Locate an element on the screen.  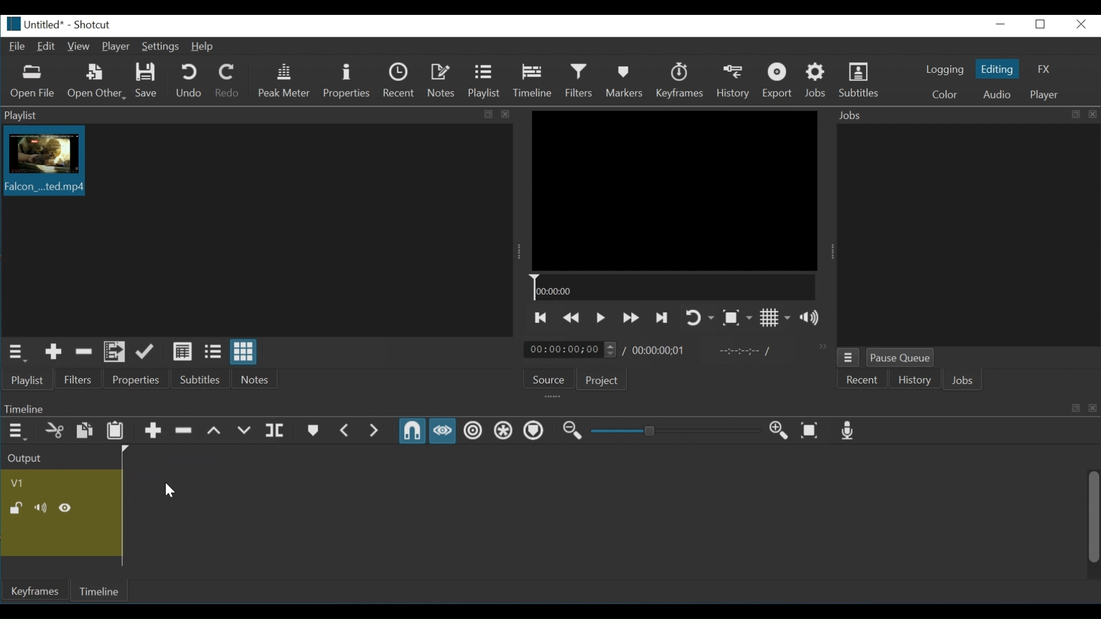
Ripple is located at coordinates (473, 431).